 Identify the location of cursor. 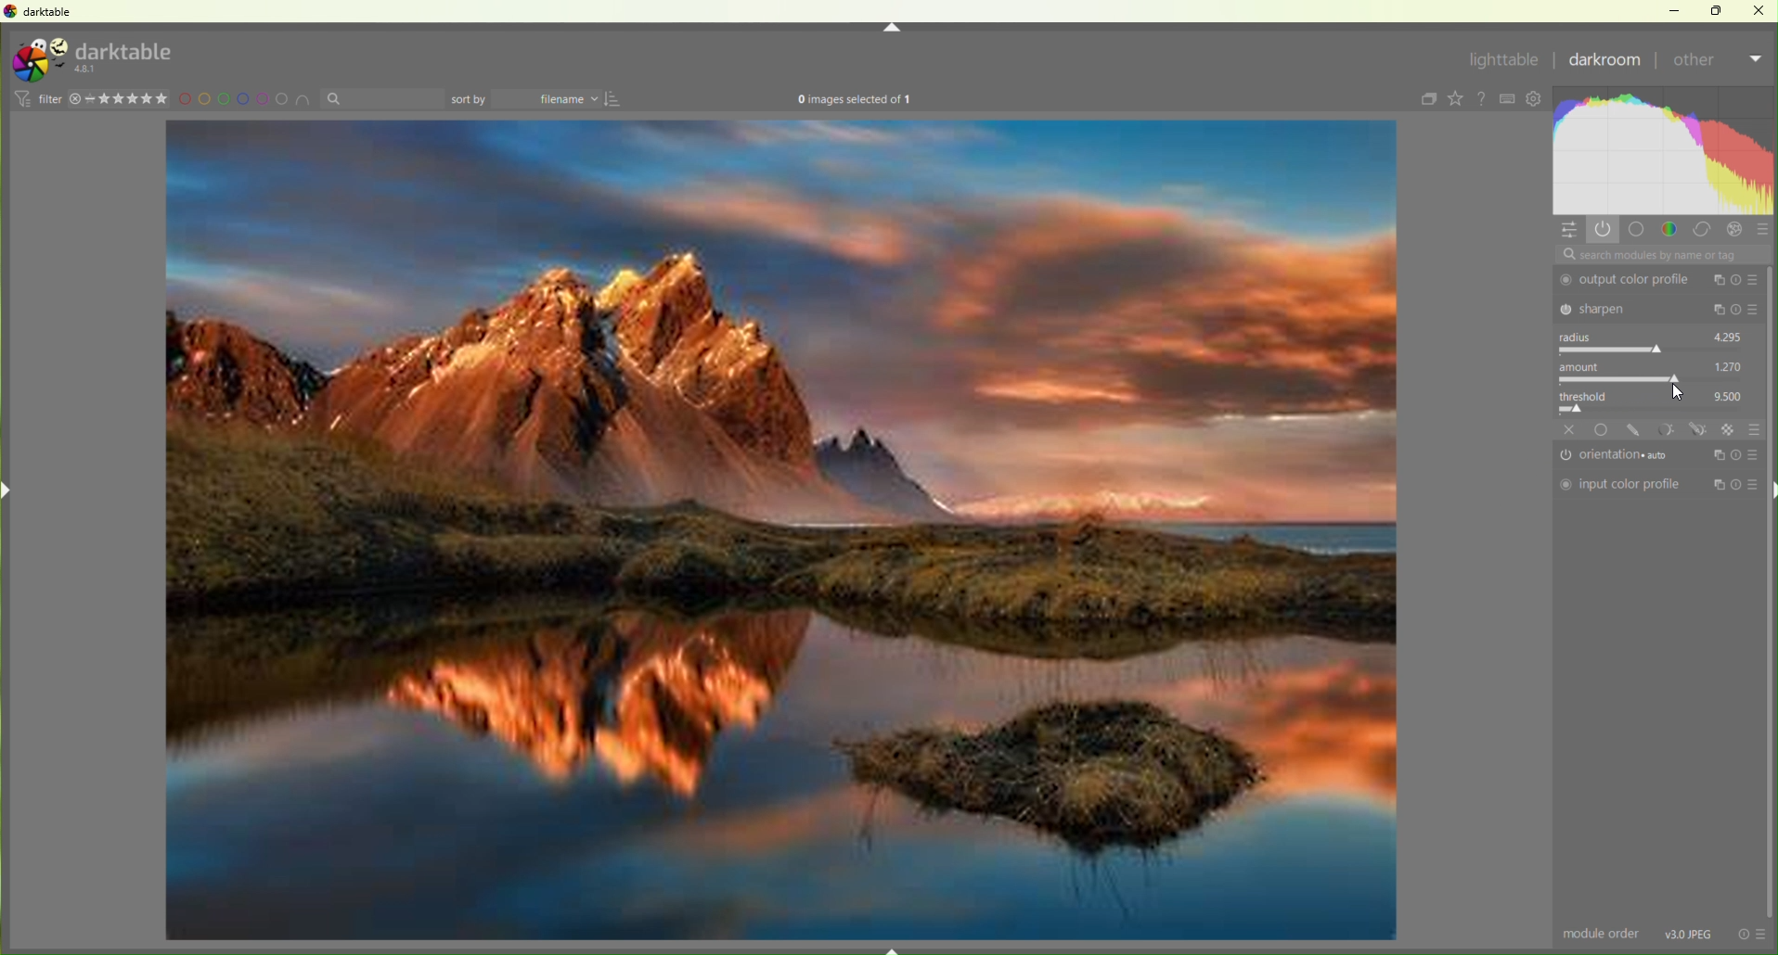
(1671, 391).